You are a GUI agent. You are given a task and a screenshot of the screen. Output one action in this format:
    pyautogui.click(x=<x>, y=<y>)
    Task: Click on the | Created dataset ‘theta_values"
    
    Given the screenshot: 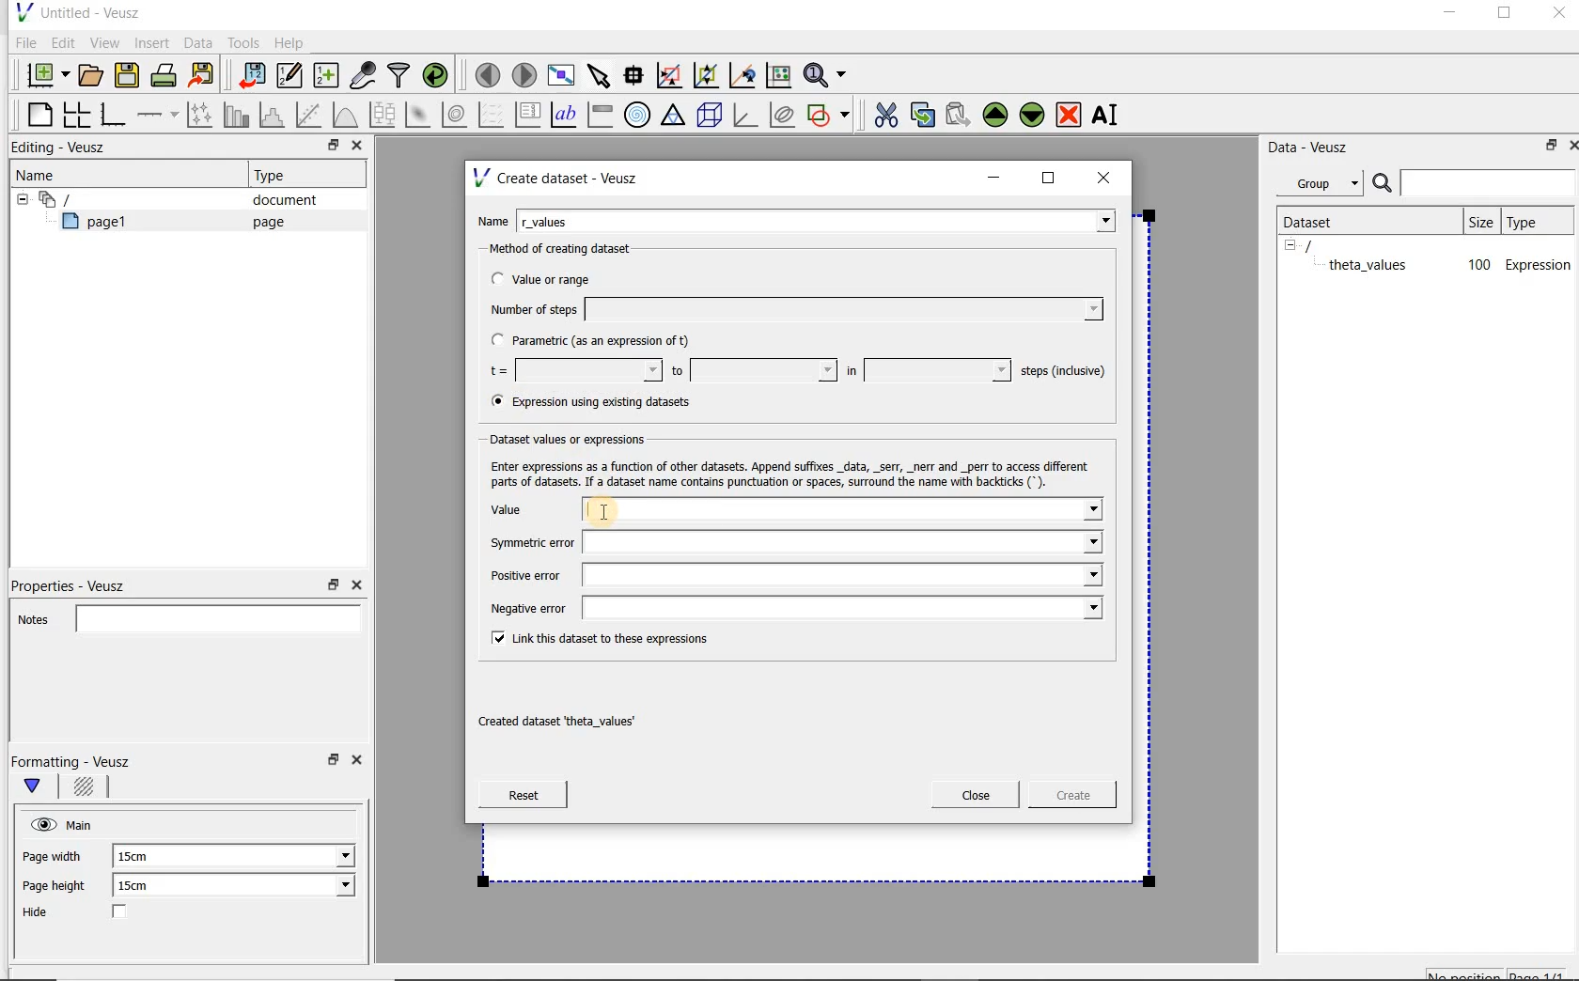 What is the action you would take?
    pyautogui.click(x=577, y=715)
    